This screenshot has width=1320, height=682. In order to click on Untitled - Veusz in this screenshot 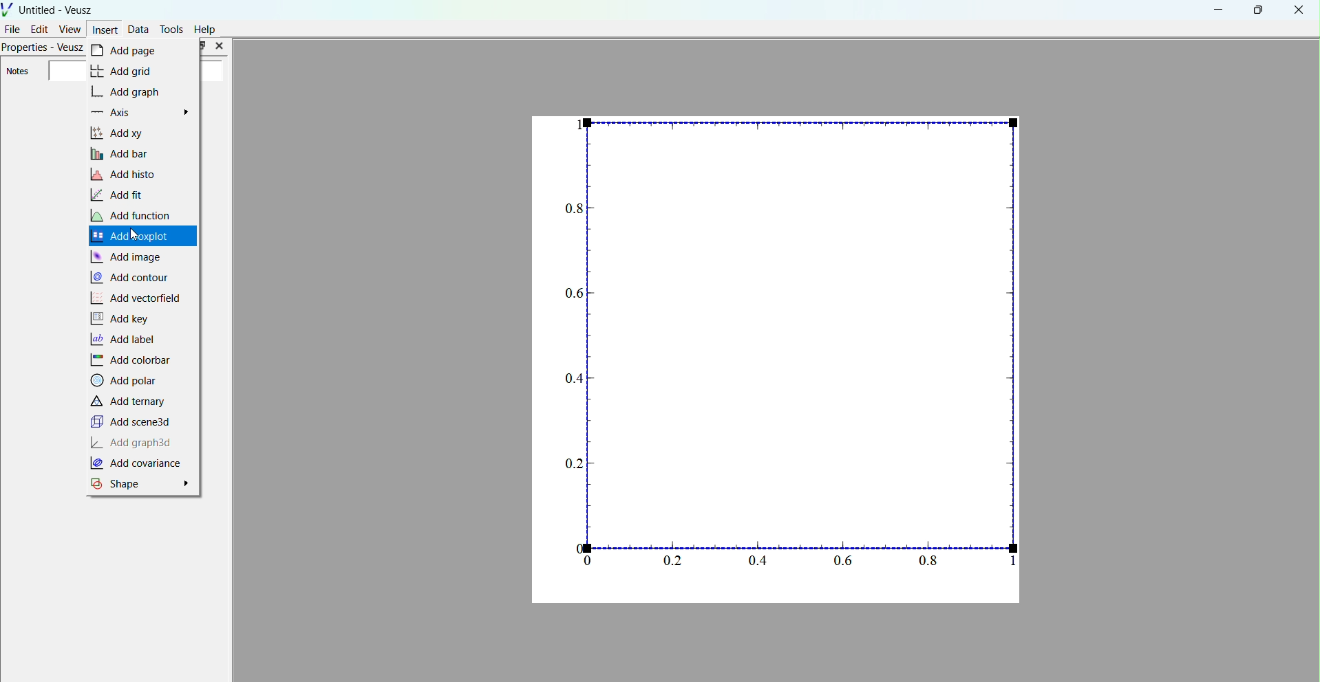, I will do `click(50, 8)`.